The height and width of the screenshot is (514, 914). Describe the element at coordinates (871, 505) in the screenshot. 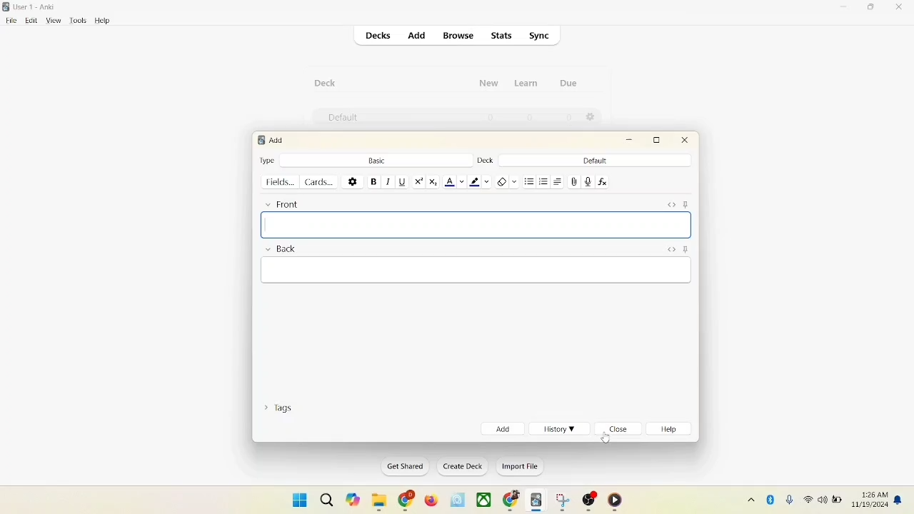

I see `date` at that location.